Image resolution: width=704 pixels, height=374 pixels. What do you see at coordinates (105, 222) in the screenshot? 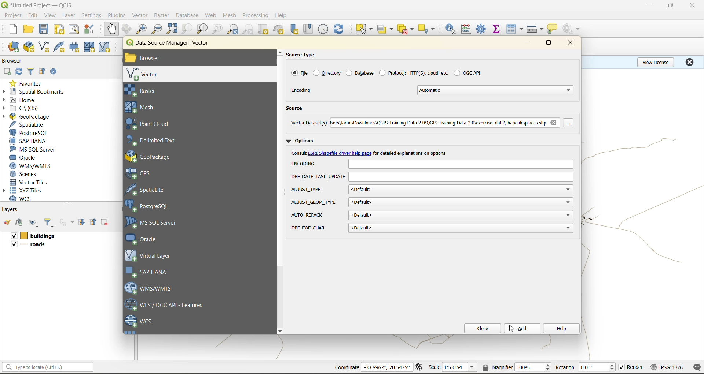
I see `remove layer` at bounding box center [105, 222].